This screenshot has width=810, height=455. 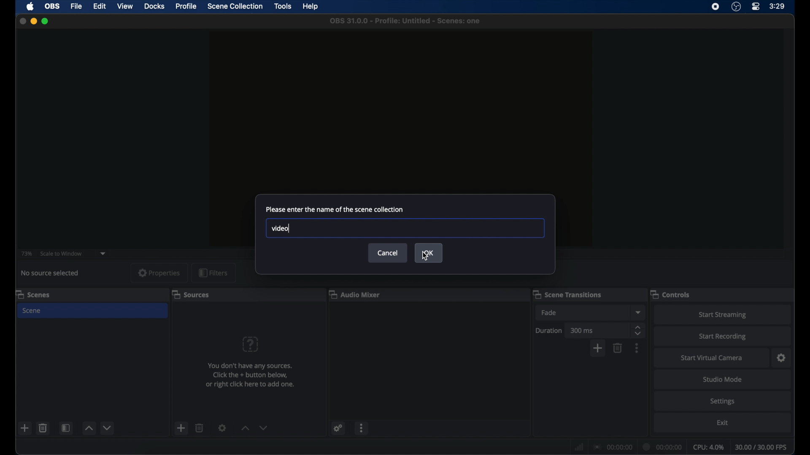 I want to click on edit, so click(x=99, y=6).